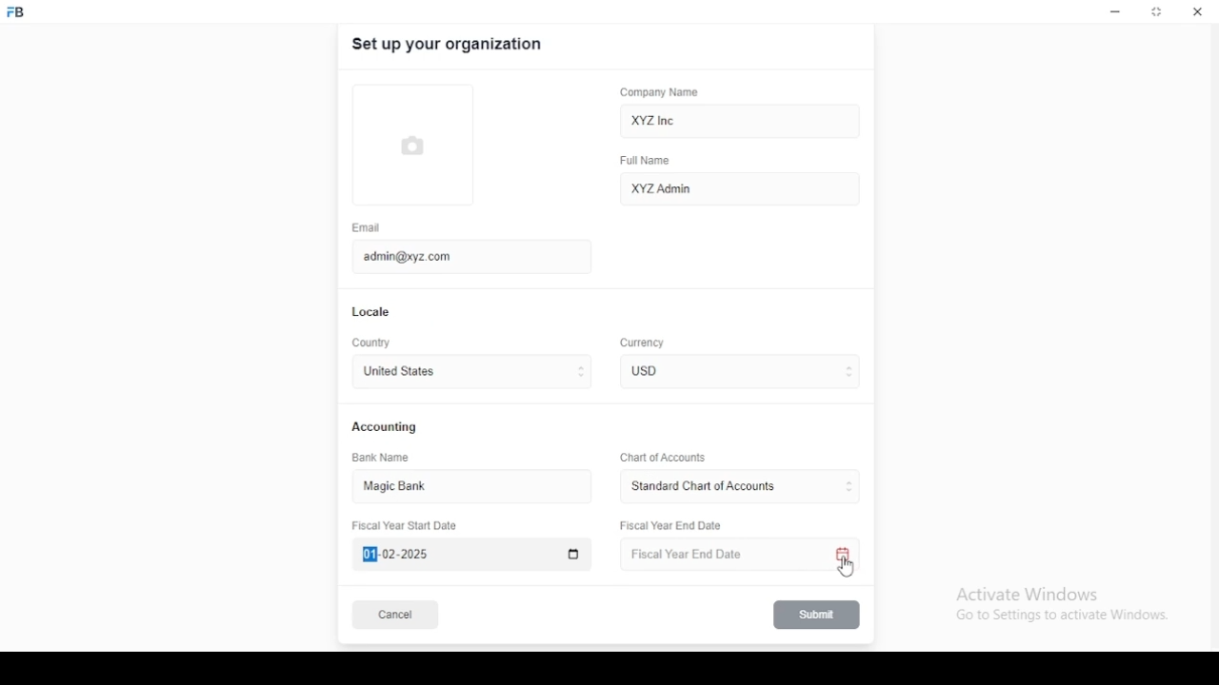  What do you see at coordinates (740, 187) in the screenshot?
I see `XYZ Admin` at bounding box center [740, 187].